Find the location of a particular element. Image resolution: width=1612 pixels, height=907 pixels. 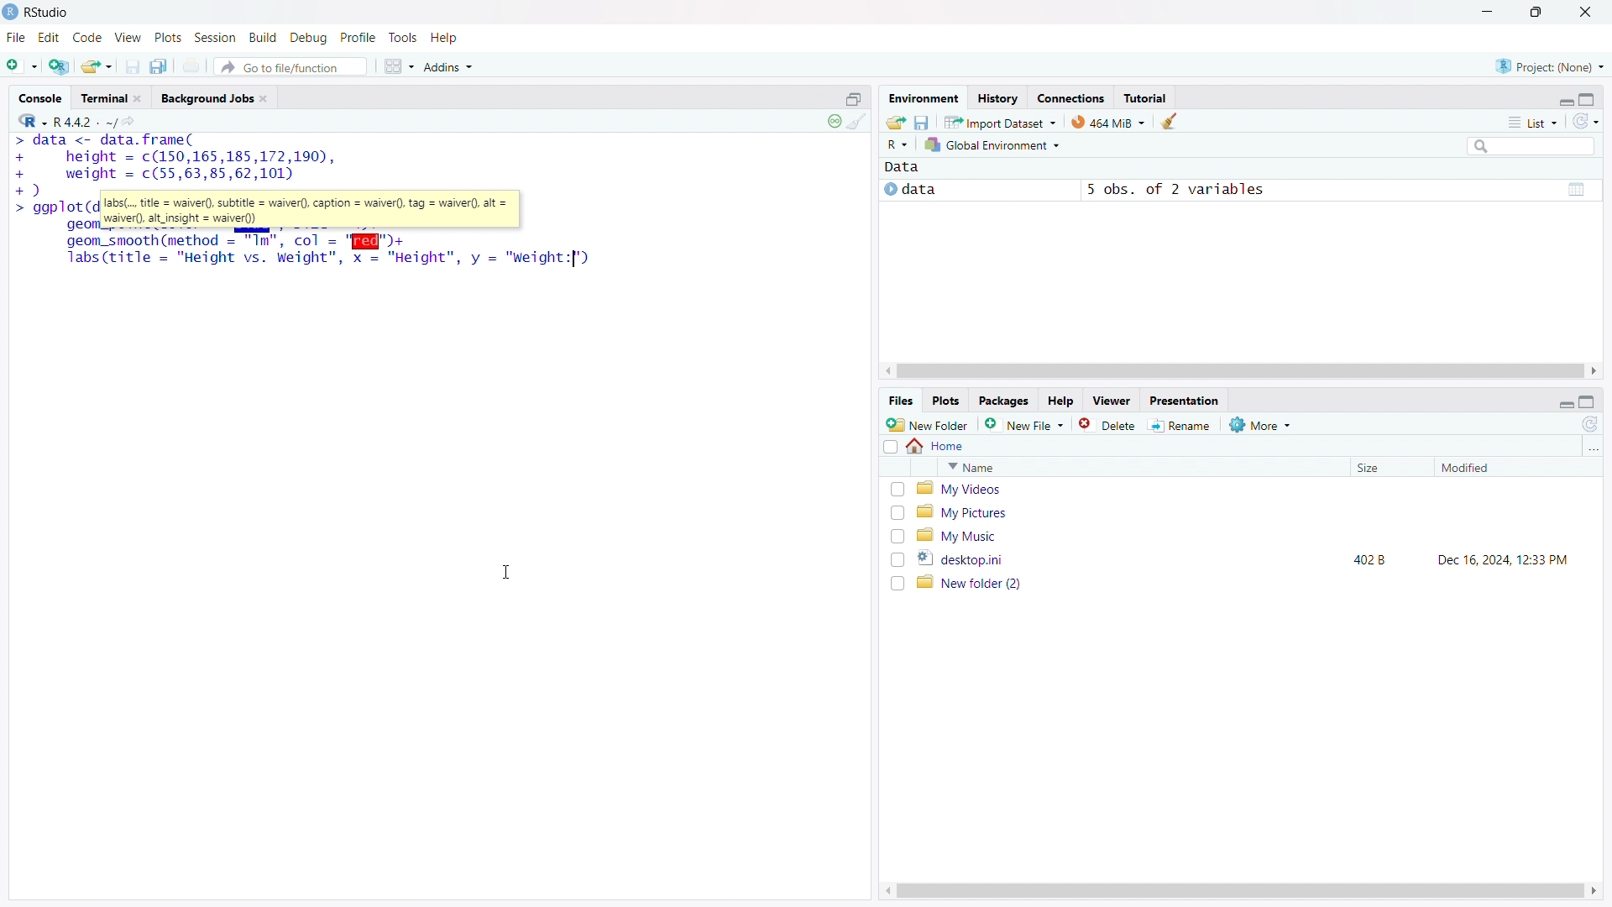

more is located at coordinates (1262, 424).